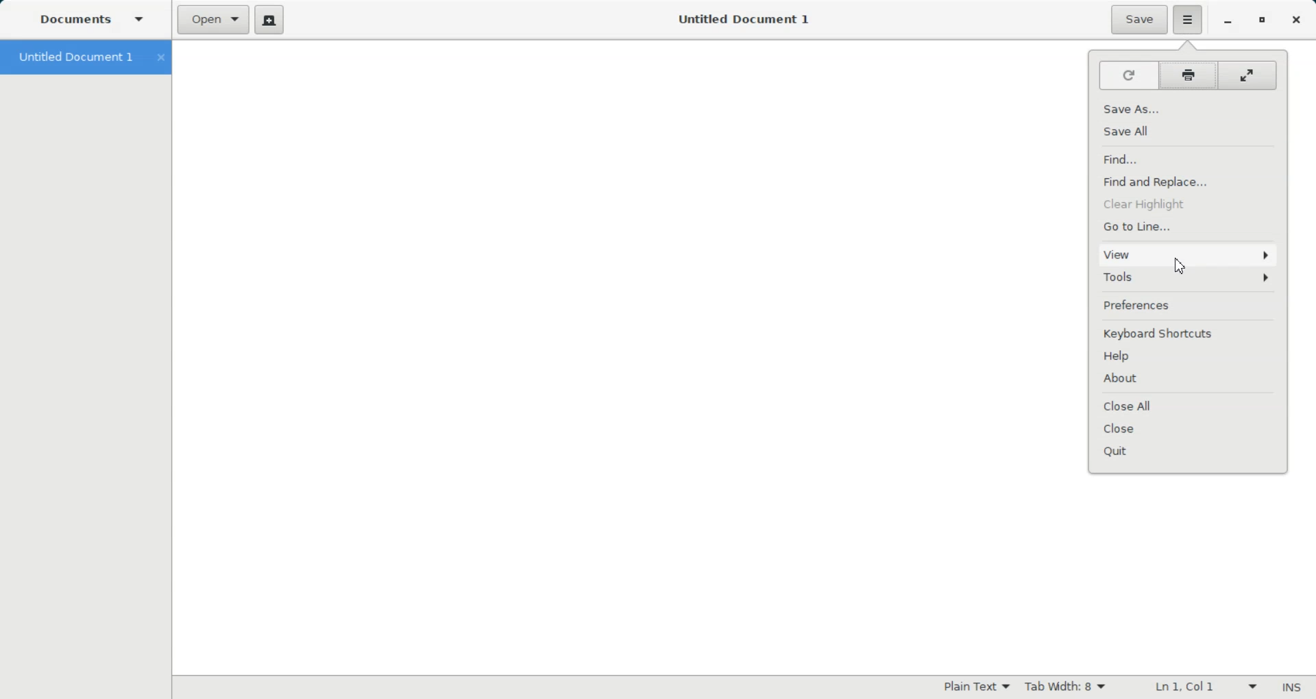  I want to click on Minimize, so click(1229, 21).